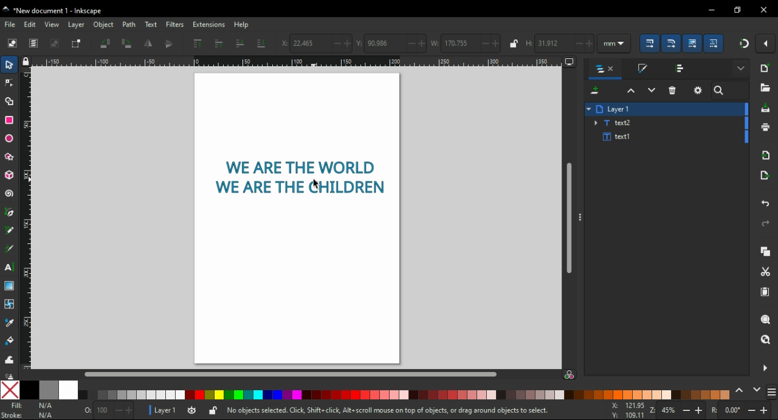  I want to click on previous, so click(740, 393).